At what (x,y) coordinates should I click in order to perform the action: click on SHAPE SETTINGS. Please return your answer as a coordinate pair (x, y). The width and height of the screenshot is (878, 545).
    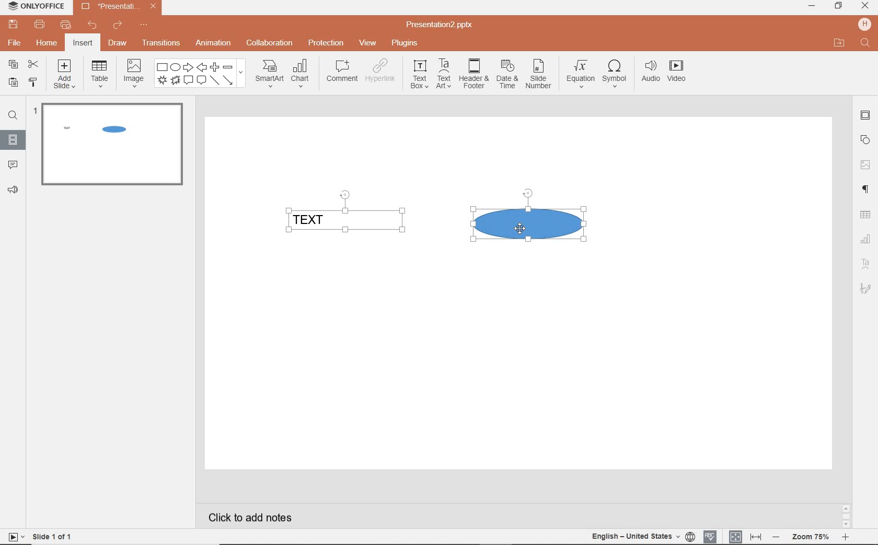
    Looking at the image, I should click on (866, 138).